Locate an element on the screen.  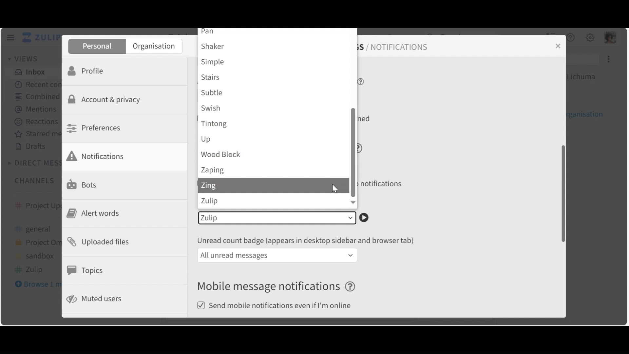
Subtle is located at coordinates (274, 93).